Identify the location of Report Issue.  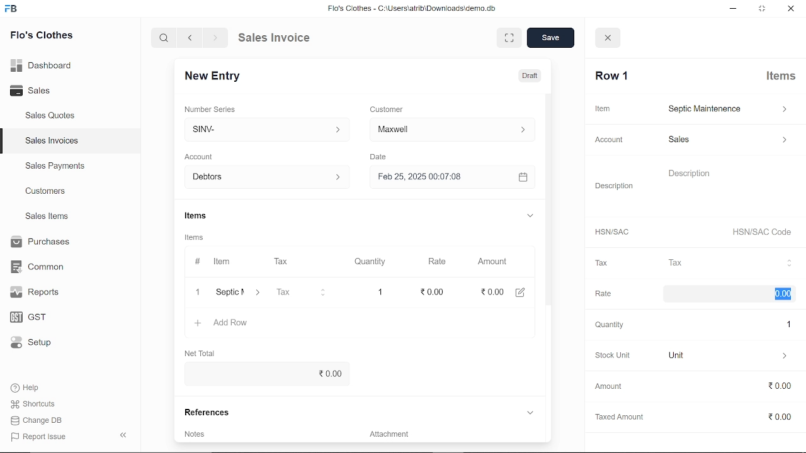
(38, 436).